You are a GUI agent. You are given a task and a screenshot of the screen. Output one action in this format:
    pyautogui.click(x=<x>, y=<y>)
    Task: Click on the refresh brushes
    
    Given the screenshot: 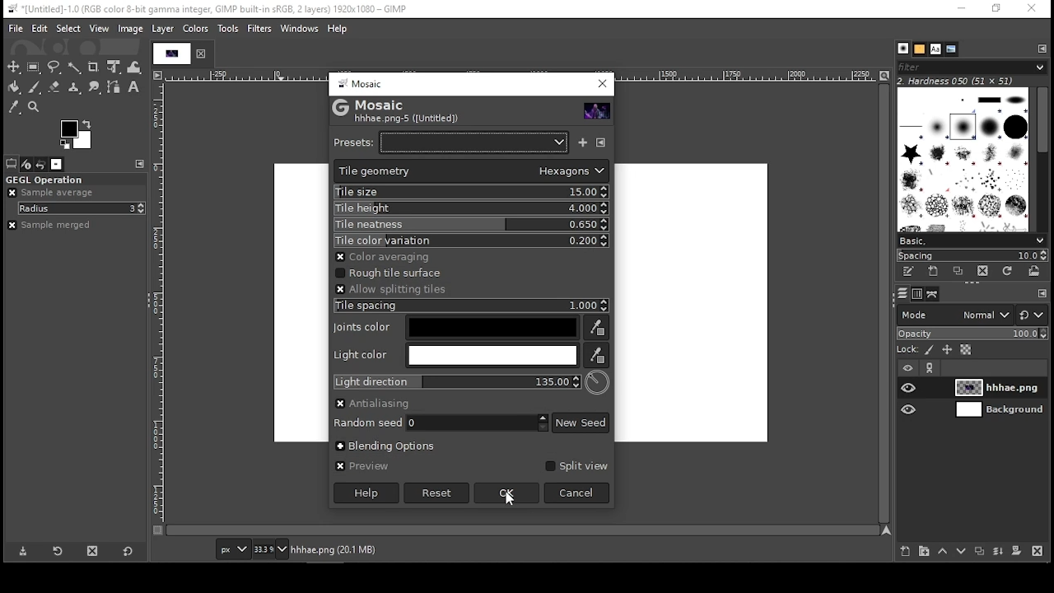 What is the action you would take?
    pyautogui.click(x=1007, y=273)
    